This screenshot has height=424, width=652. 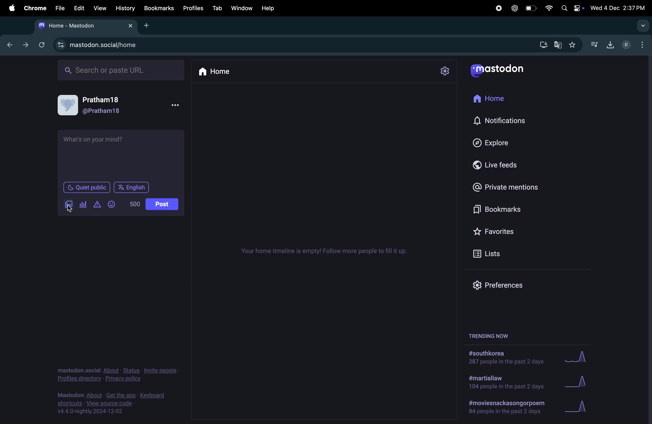 What do you see at coordinates (25, 44) in the screenshot?
I see `forward` at bounding box center [25, 44].